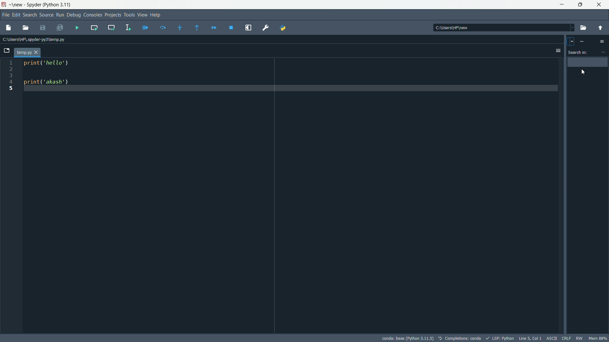 This screenshot has width=609, height=342. Describe the element at coordinates (588, 195) in the screenshot. I see `Search pane` at that location.